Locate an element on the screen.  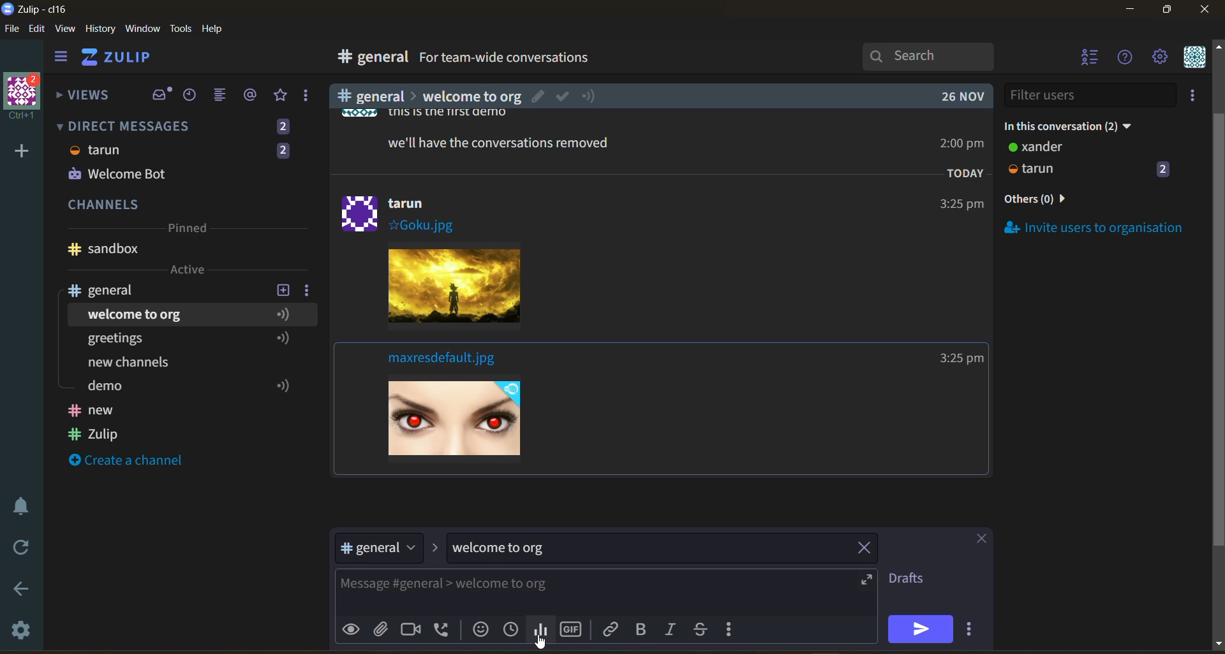
filter users is located at coordinates (1091, 95).